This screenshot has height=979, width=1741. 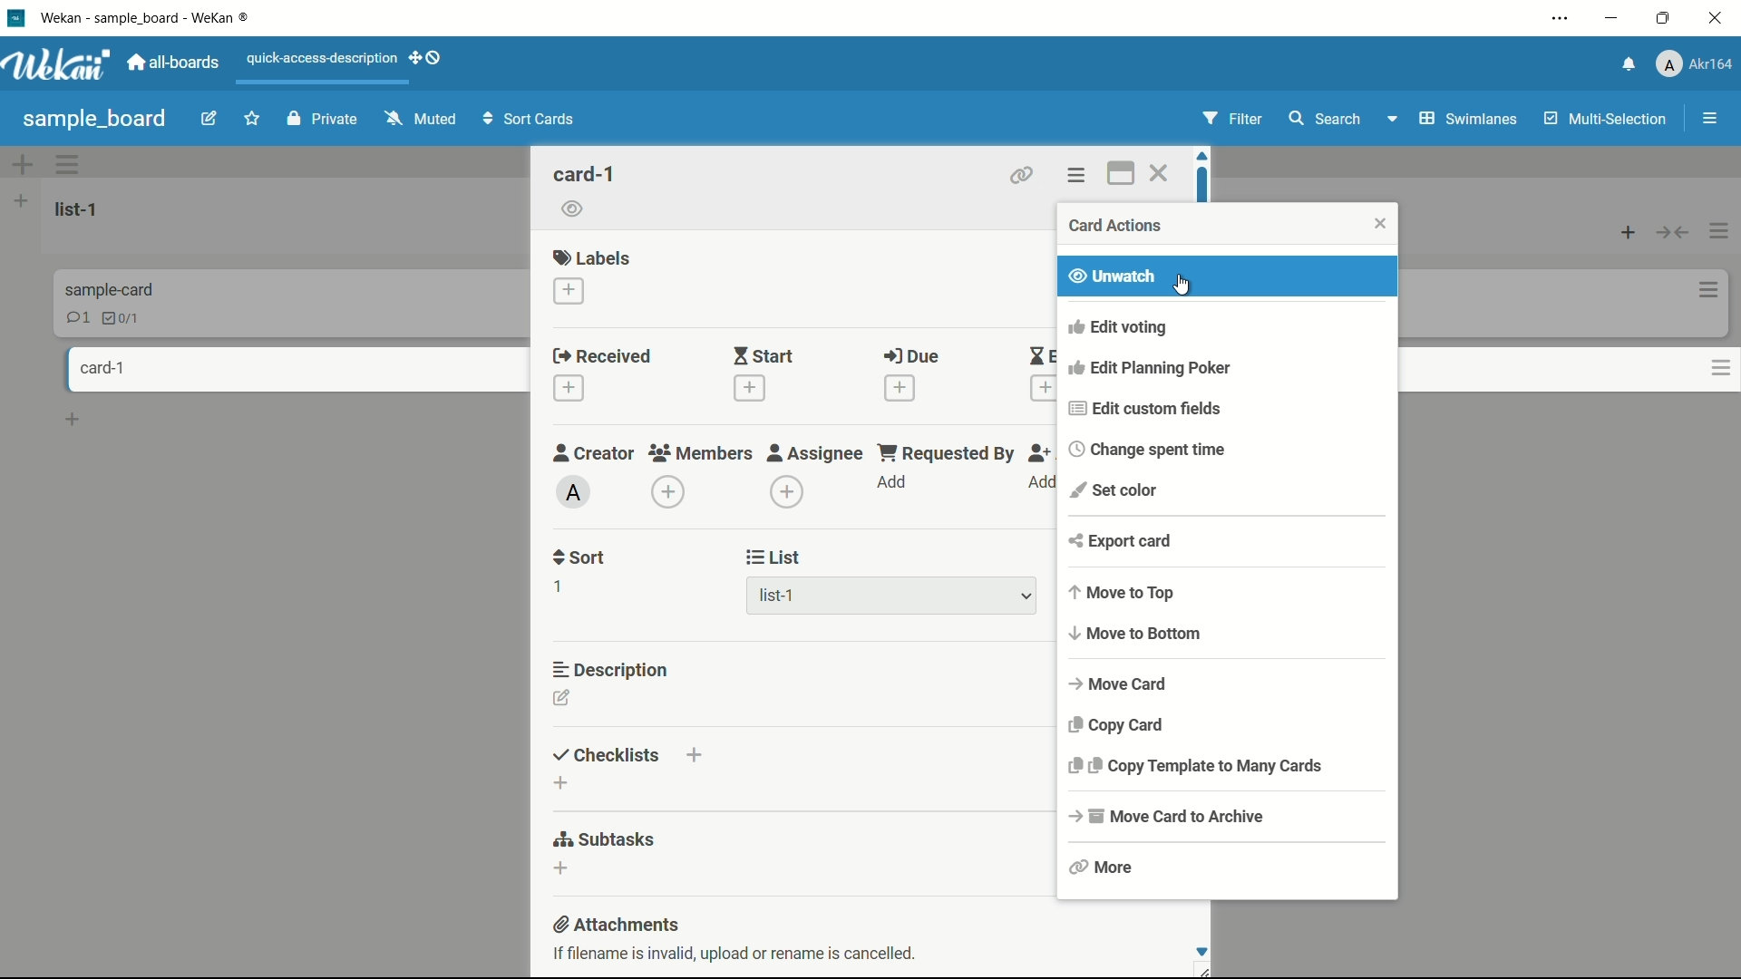 I want to click on card actions, so click(x=1079, y=174).